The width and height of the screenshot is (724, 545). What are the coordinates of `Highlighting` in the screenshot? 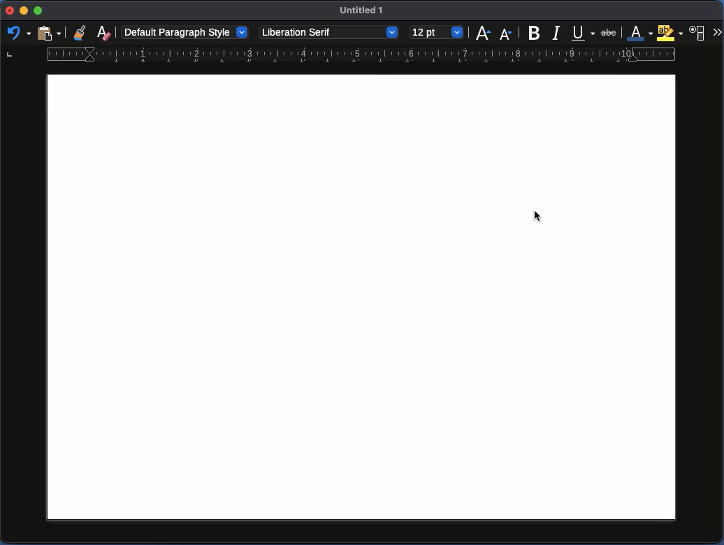 It's located at (671, 33).